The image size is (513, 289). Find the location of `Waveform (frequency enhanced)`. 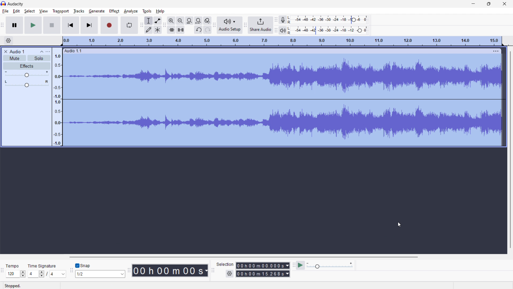

Waveform (frequency enhanced) is located at coordinates (283, 121).